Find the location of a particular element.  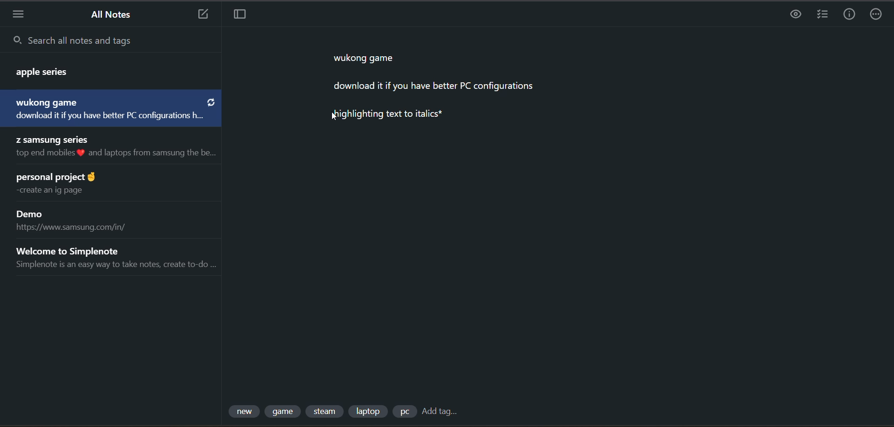

tag 1 is located at coordinates (245, 412).